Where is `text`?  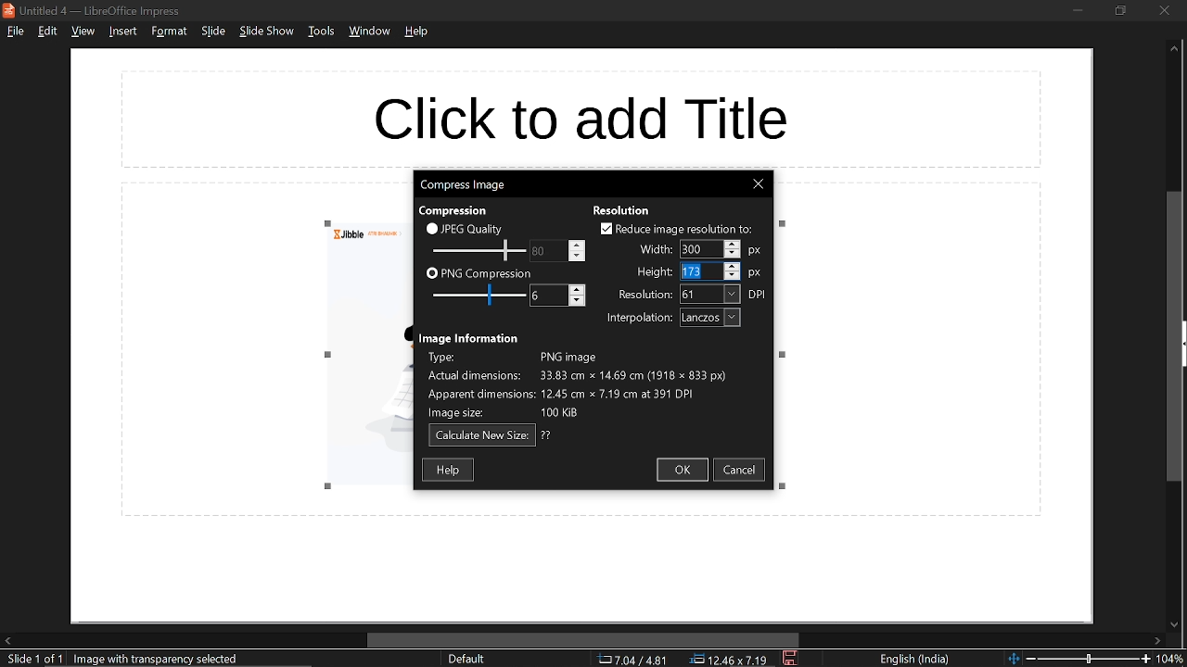
text is located at coordinates (645, 294).